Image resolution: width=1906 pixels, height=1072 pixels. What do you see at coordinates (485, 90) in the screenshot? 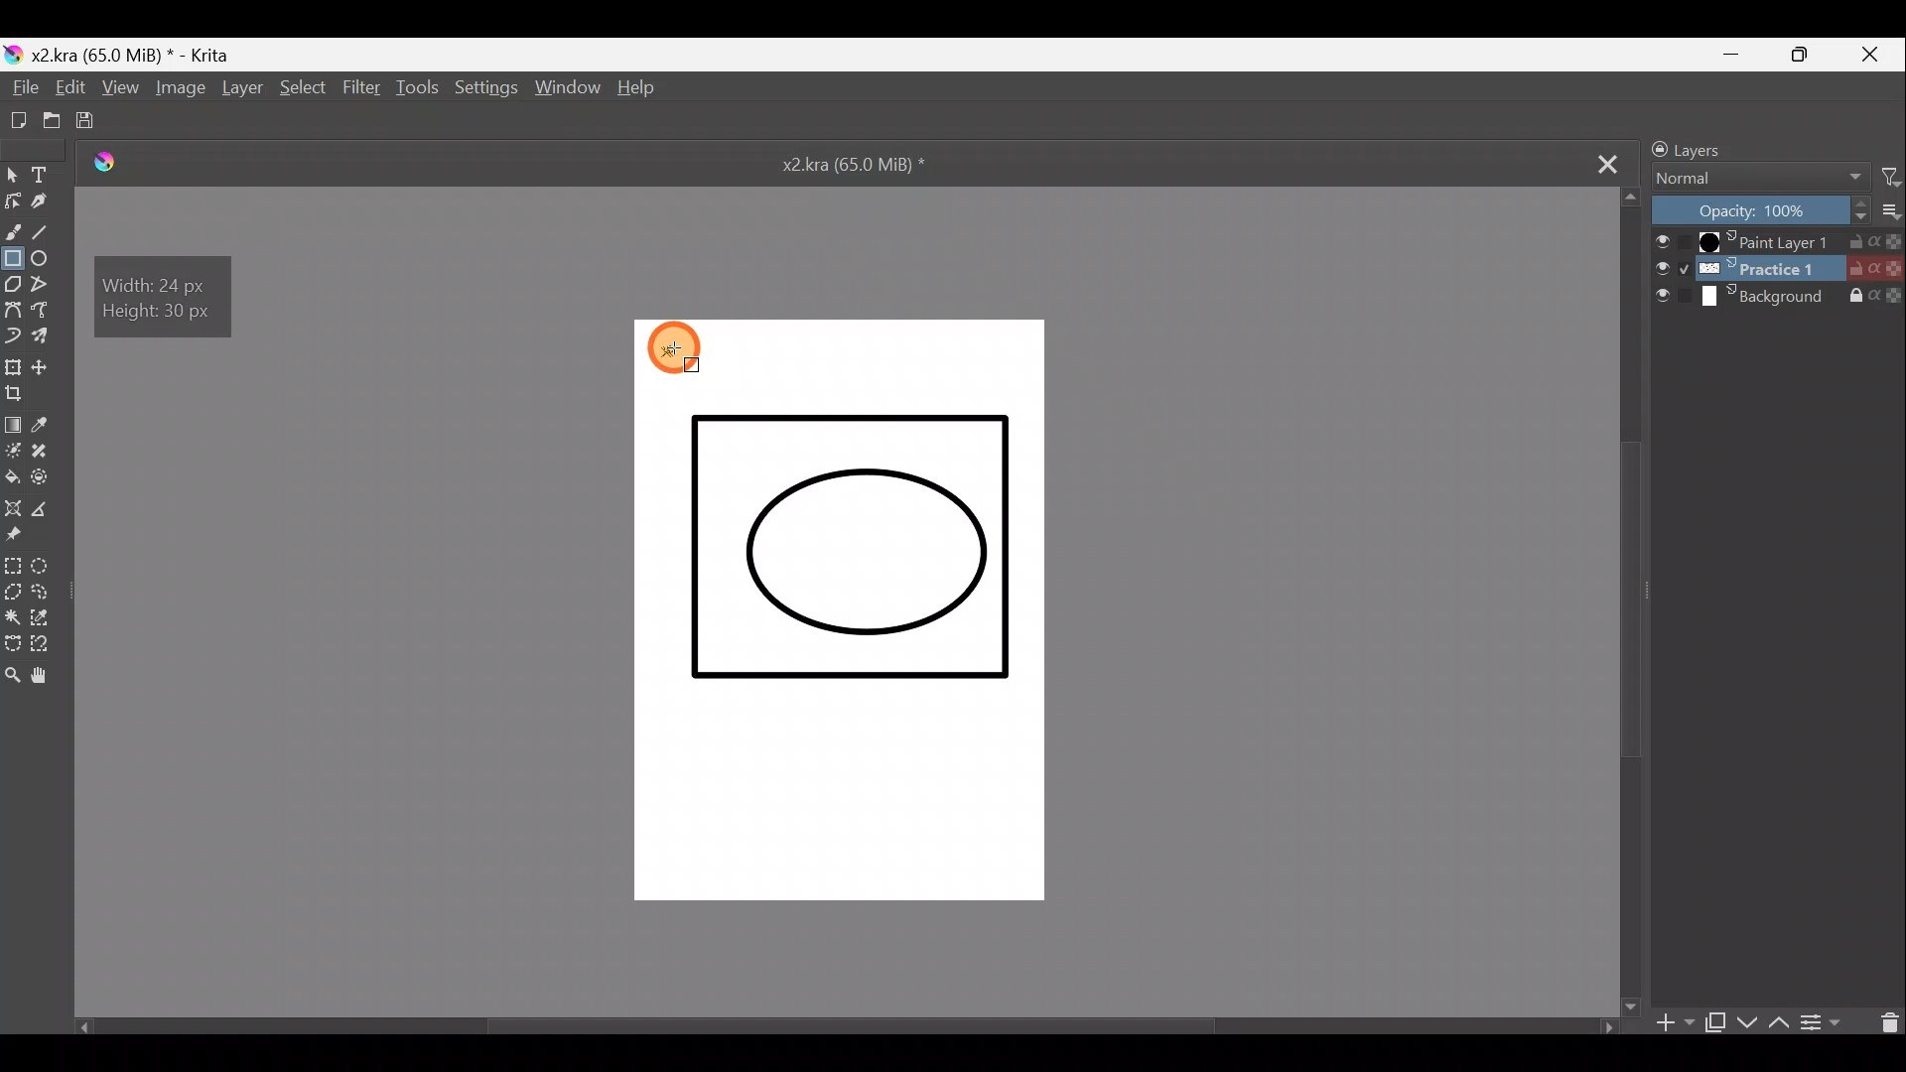
I see `Settings` at bounding box center [485, 90].